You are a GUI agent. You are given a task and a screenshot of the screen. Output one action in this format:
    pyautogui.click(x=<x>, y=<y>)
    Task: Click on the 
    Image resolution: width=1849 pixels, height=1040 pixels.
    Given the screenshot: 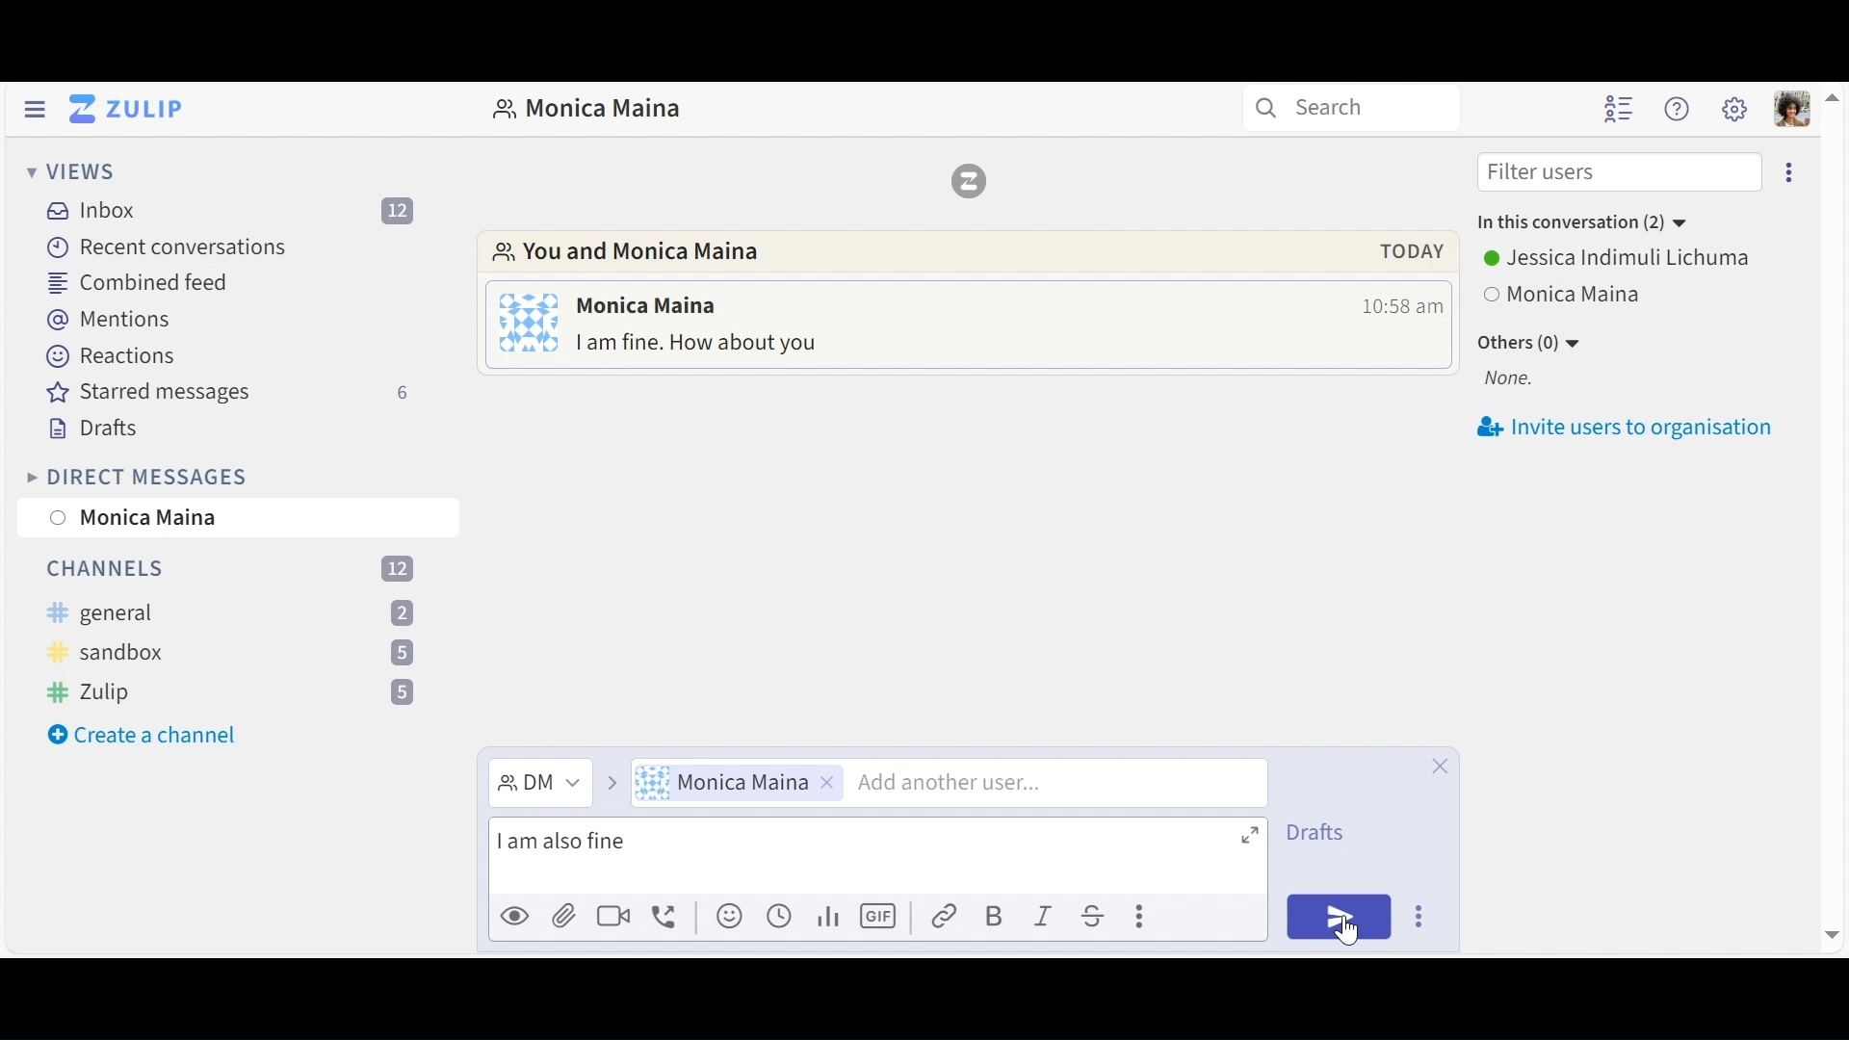 What is the action you would take?
    pyautogui.click(x=1637, y=262)
    